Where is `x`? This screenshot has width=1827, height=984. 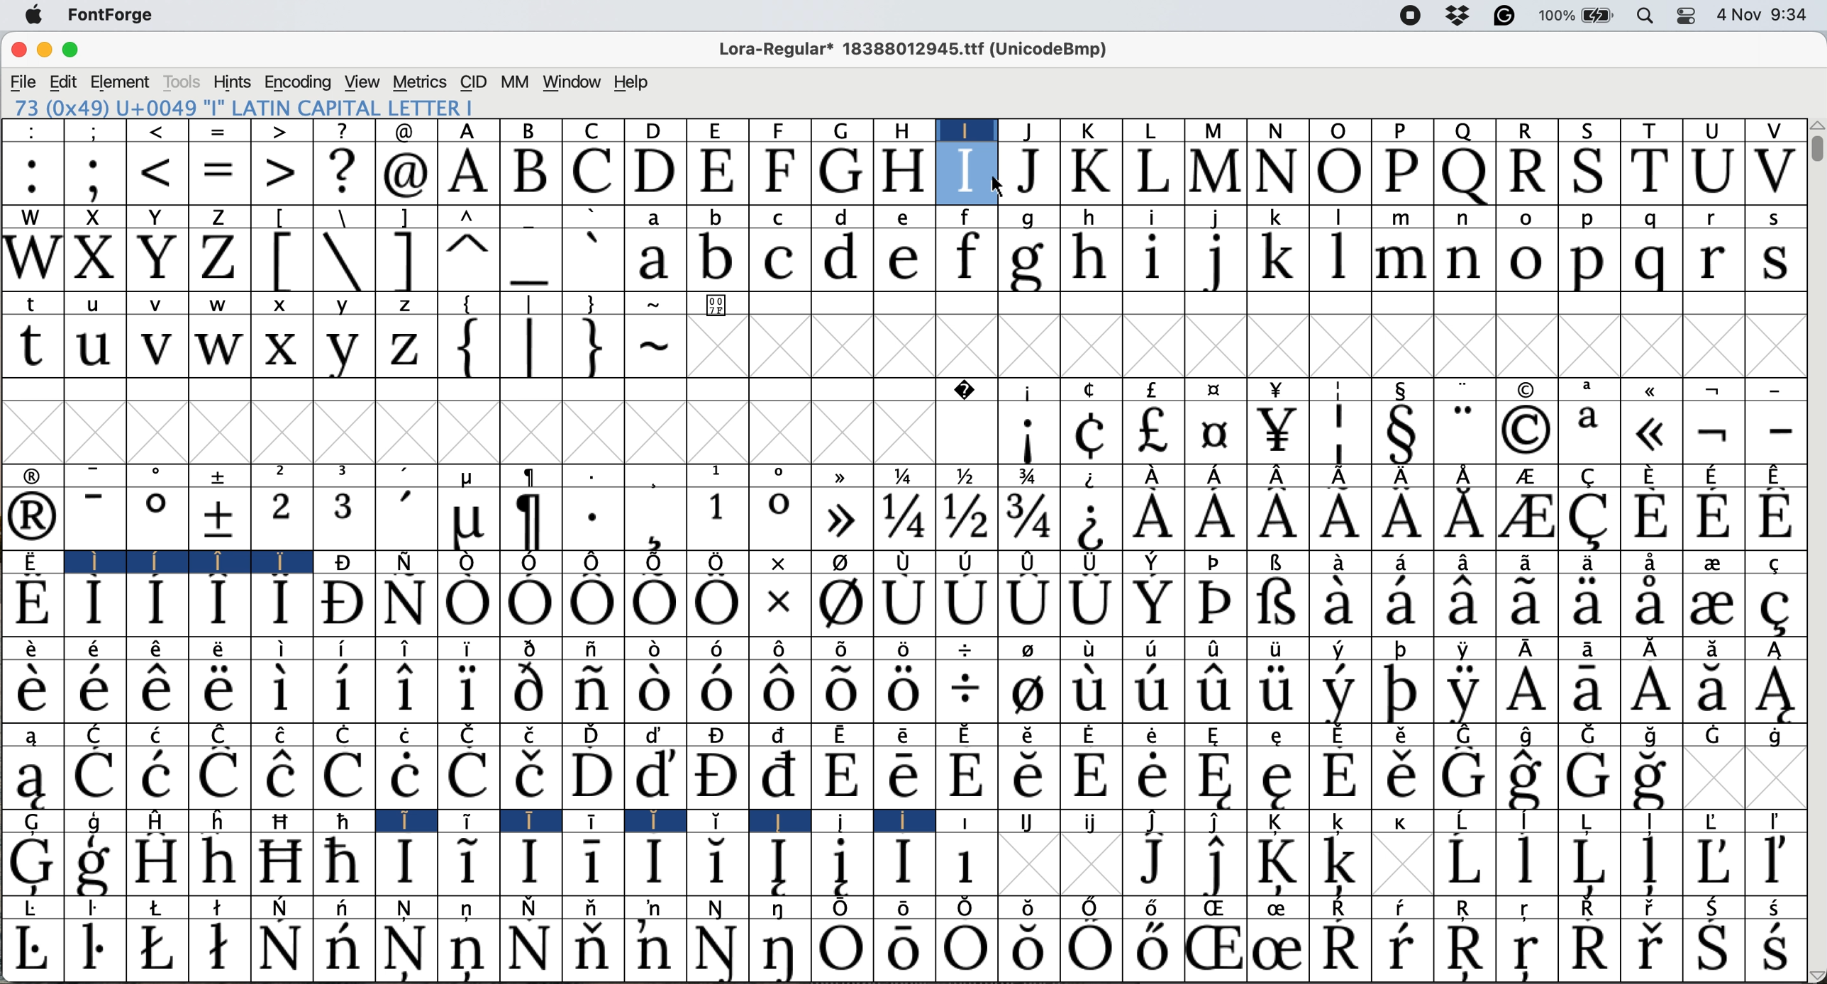 x is located at coordinates (282, 347).